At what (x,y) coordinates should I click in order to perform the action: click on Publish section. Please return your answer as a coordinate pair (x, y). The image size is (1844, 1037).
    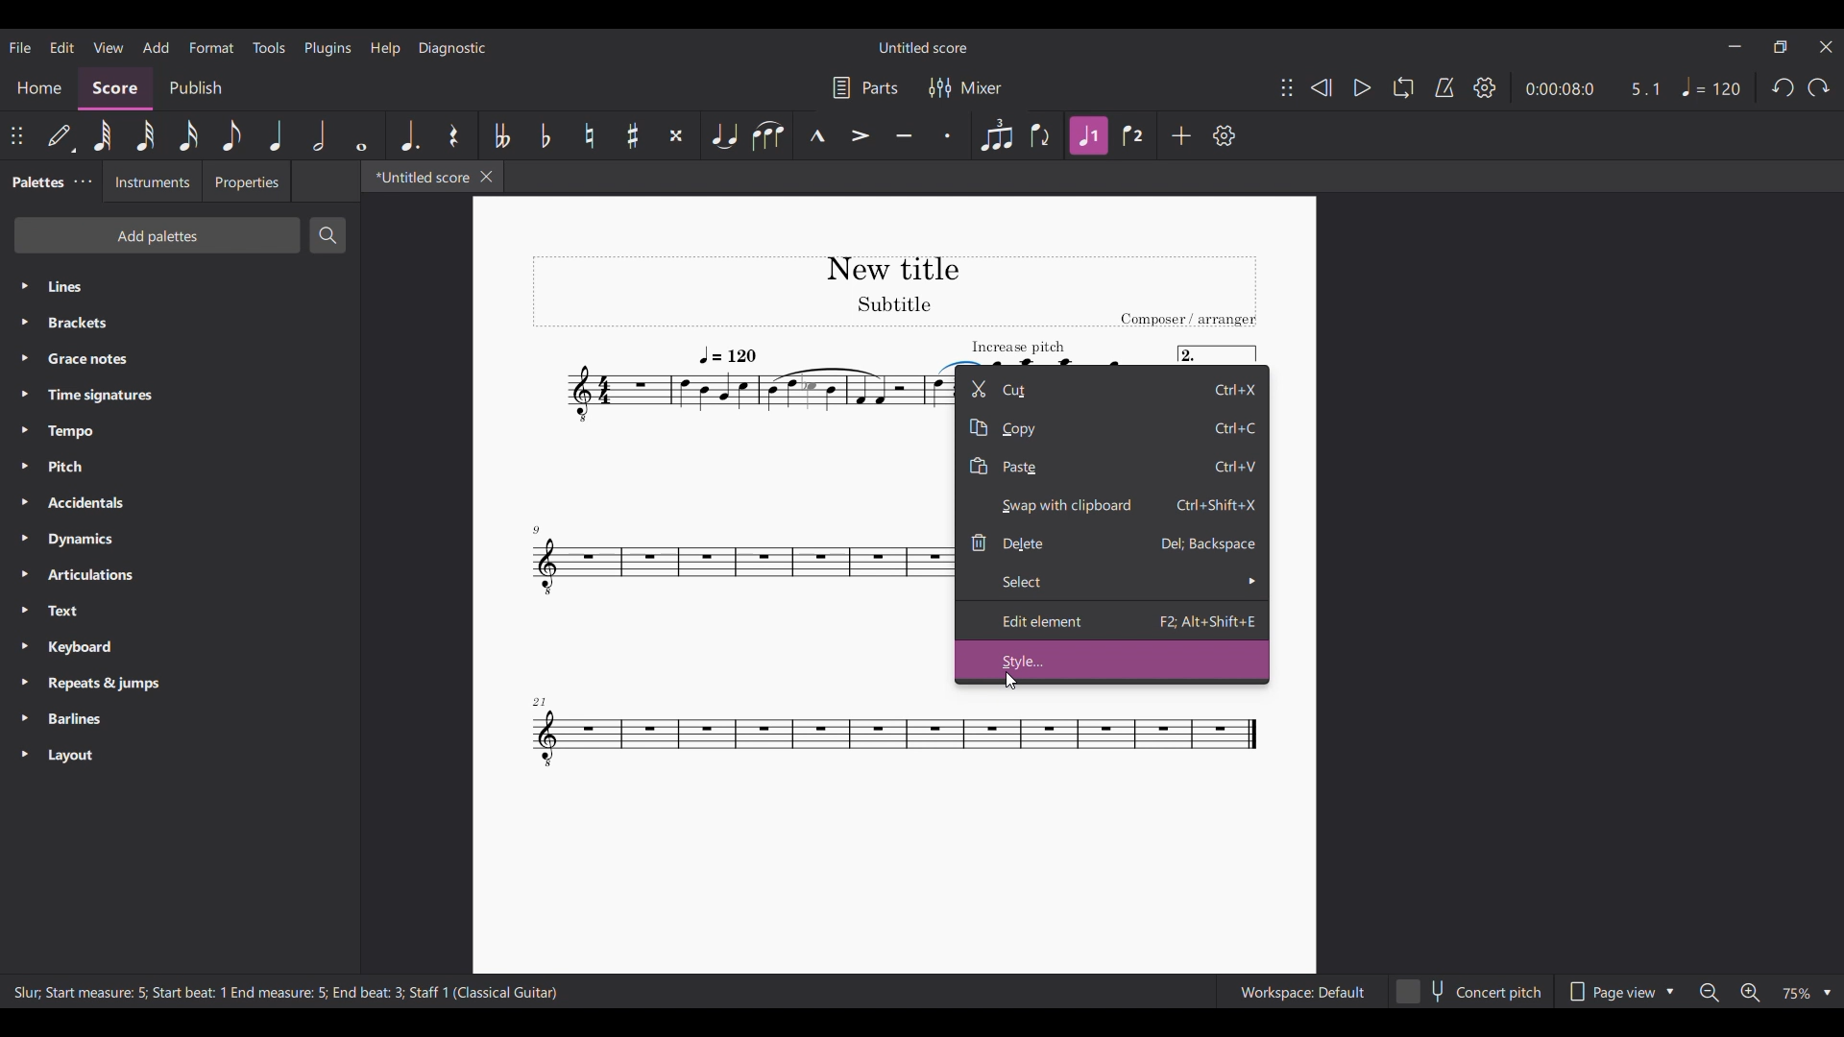
    Looking at the image, I should click on (195, 89).